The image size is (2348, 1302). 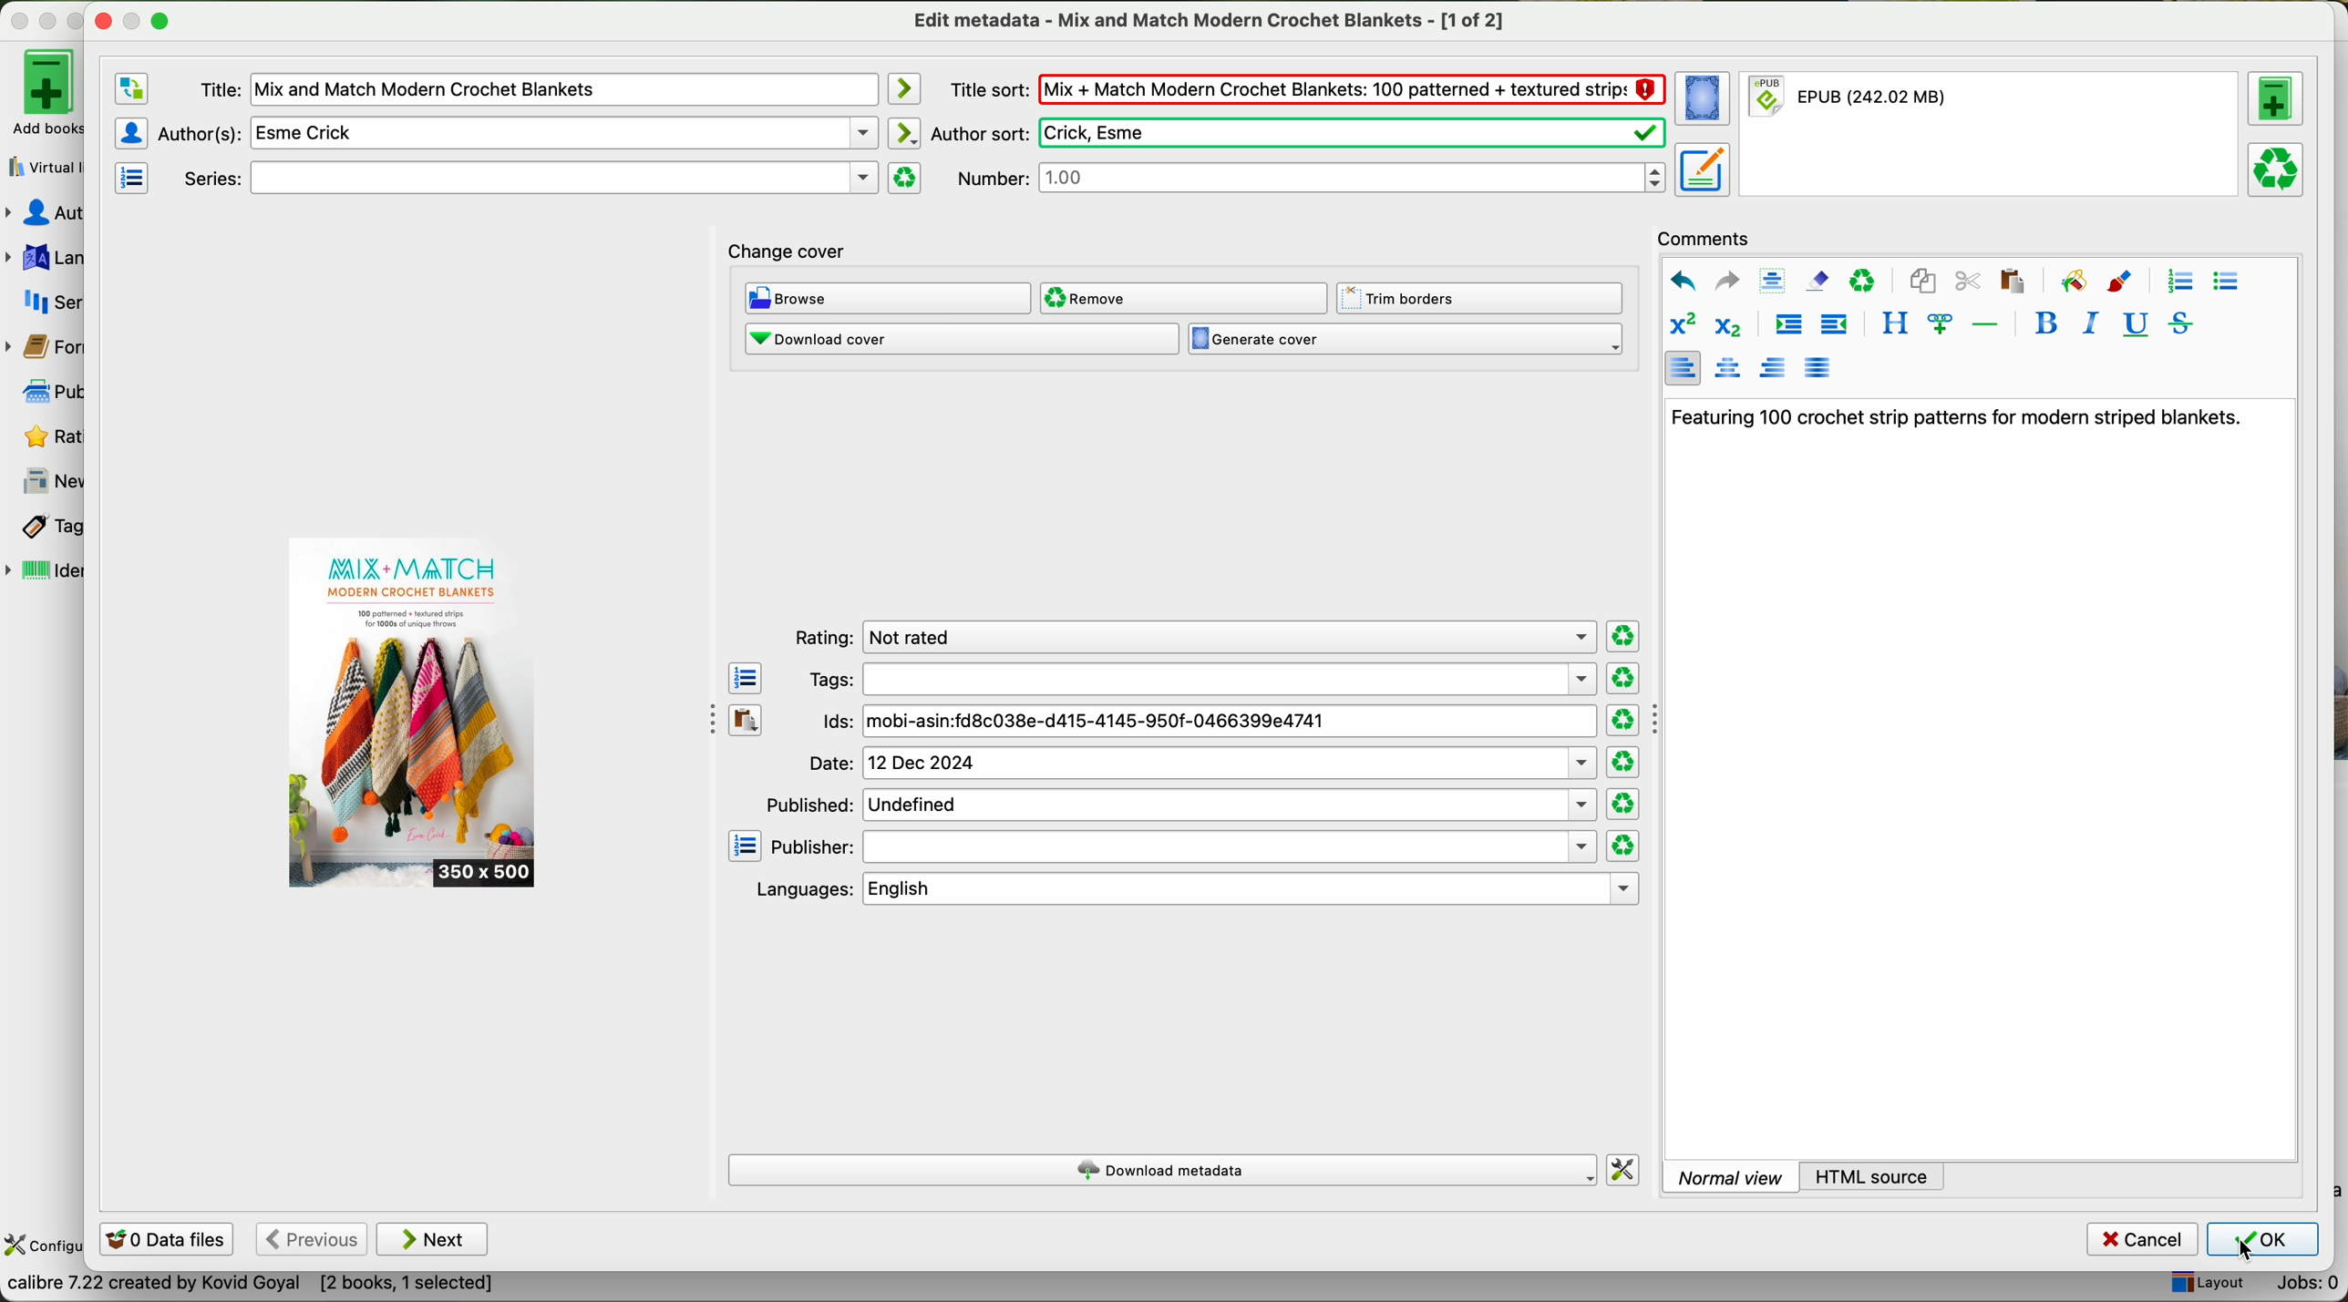 What do you see at coordinates (1622, 763) in the screenshot?
I see `clear rating` at bounding box center [1622, 763].